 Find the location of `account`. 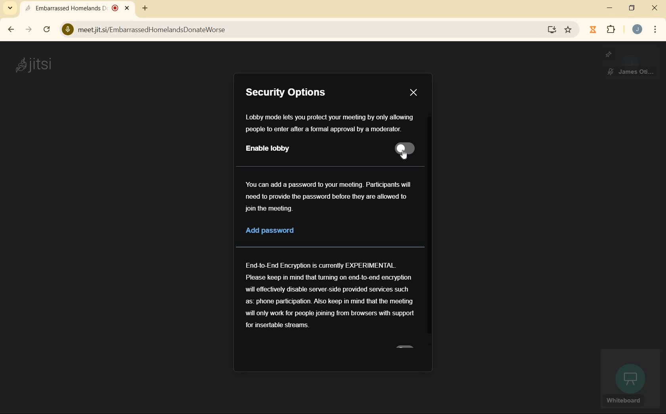

account is located at coordinates (637, 29).